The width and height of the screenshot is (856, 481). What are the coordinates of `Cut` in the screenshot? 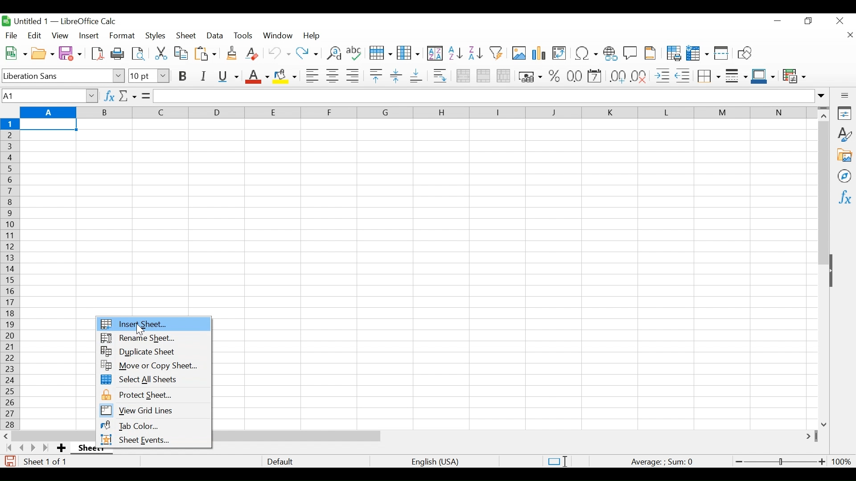 It's located at (160, 52).